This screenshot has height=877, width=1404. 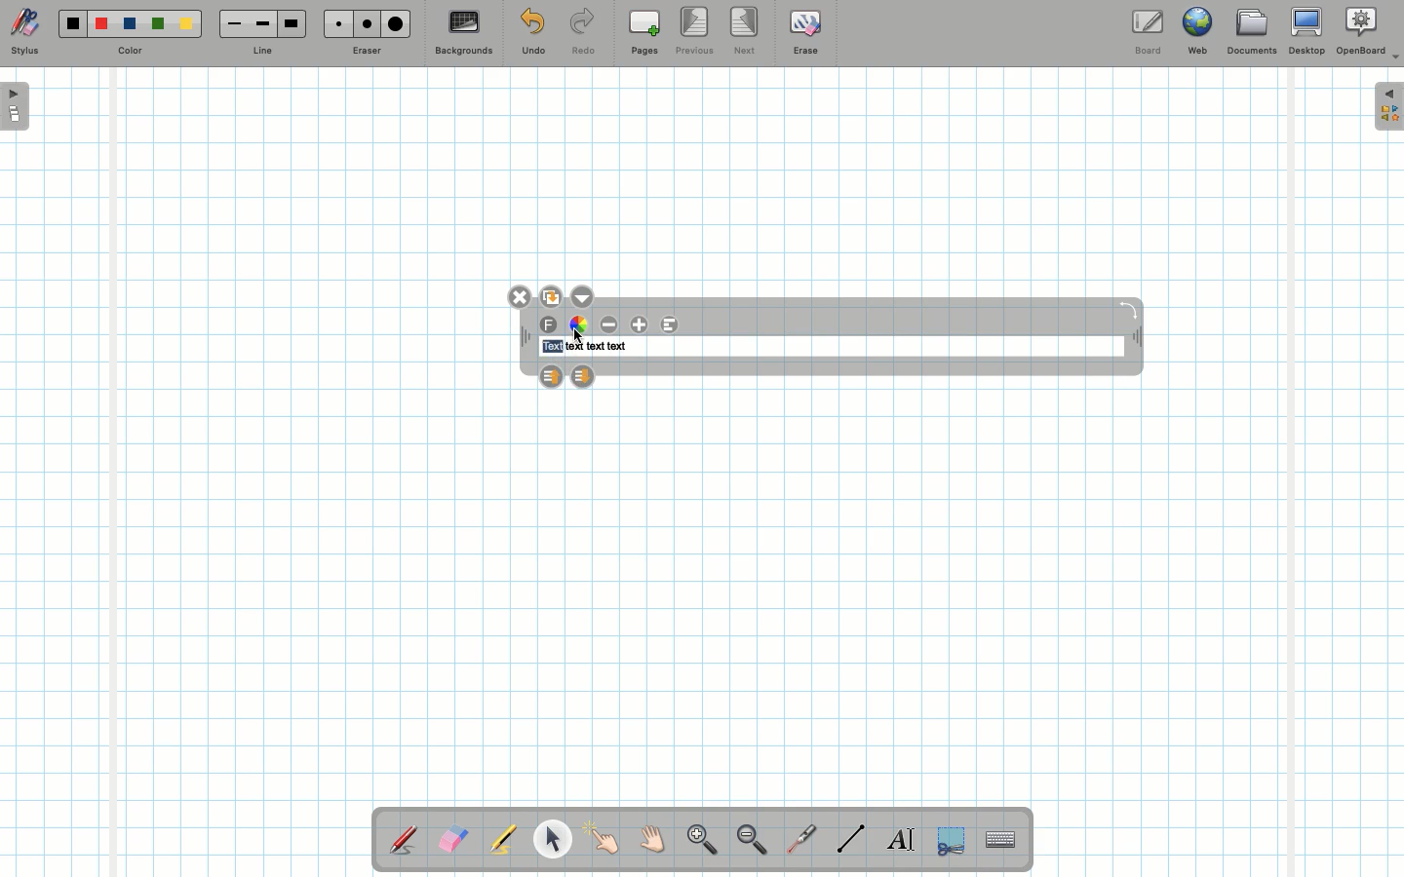 I want to click on Rotate, so click(x=1128, y=309).